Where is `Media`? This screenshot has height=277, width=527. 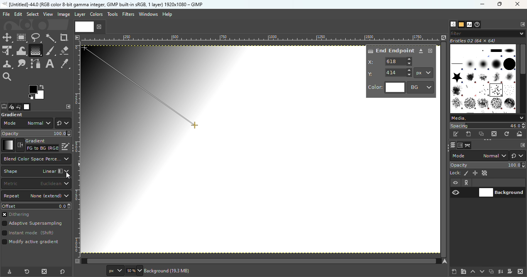 Media is located at coordinates (487, 118).